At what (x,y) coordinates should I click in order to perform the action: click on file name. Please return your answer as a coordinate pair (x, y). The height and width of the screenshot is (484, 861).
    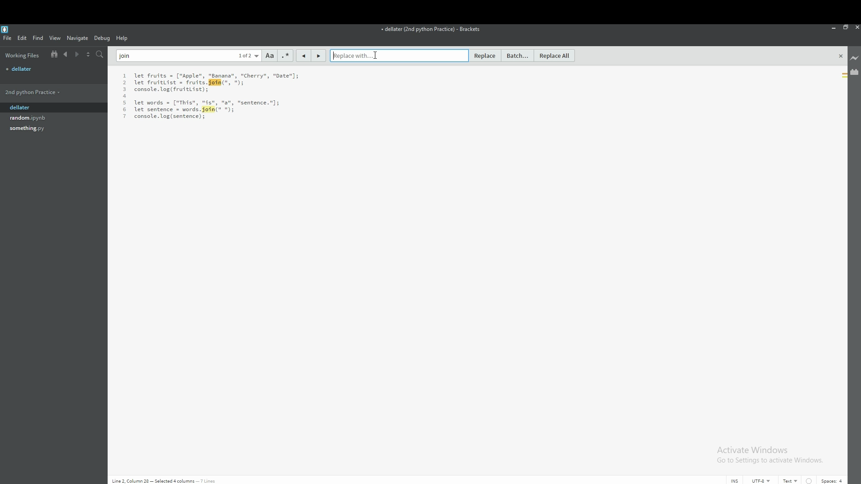
    Looking at the image, I should click on (430, 30).